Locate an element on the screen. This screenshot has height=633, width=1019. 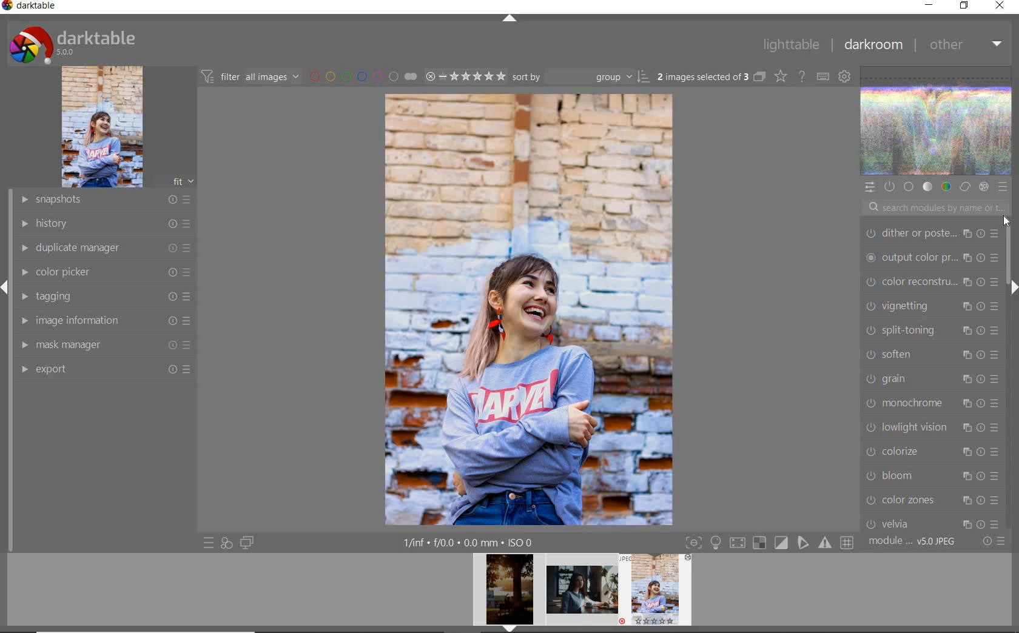
quick access to preset is located at coordinates (209, 543).